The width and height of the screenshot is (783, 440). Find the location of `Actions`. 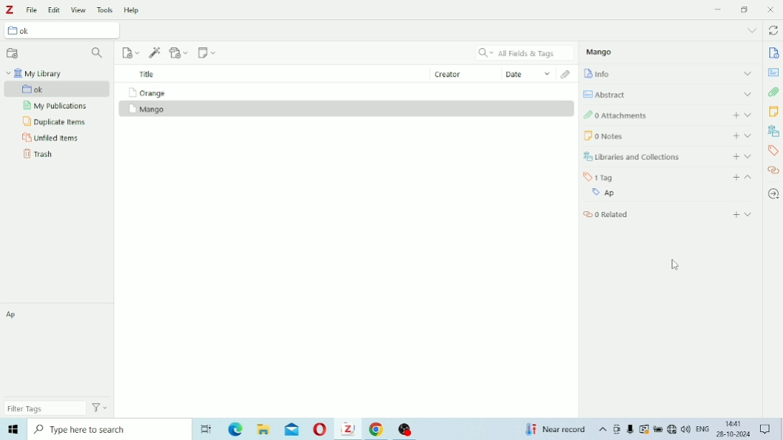

Actions is located at coordinates (99, 408).